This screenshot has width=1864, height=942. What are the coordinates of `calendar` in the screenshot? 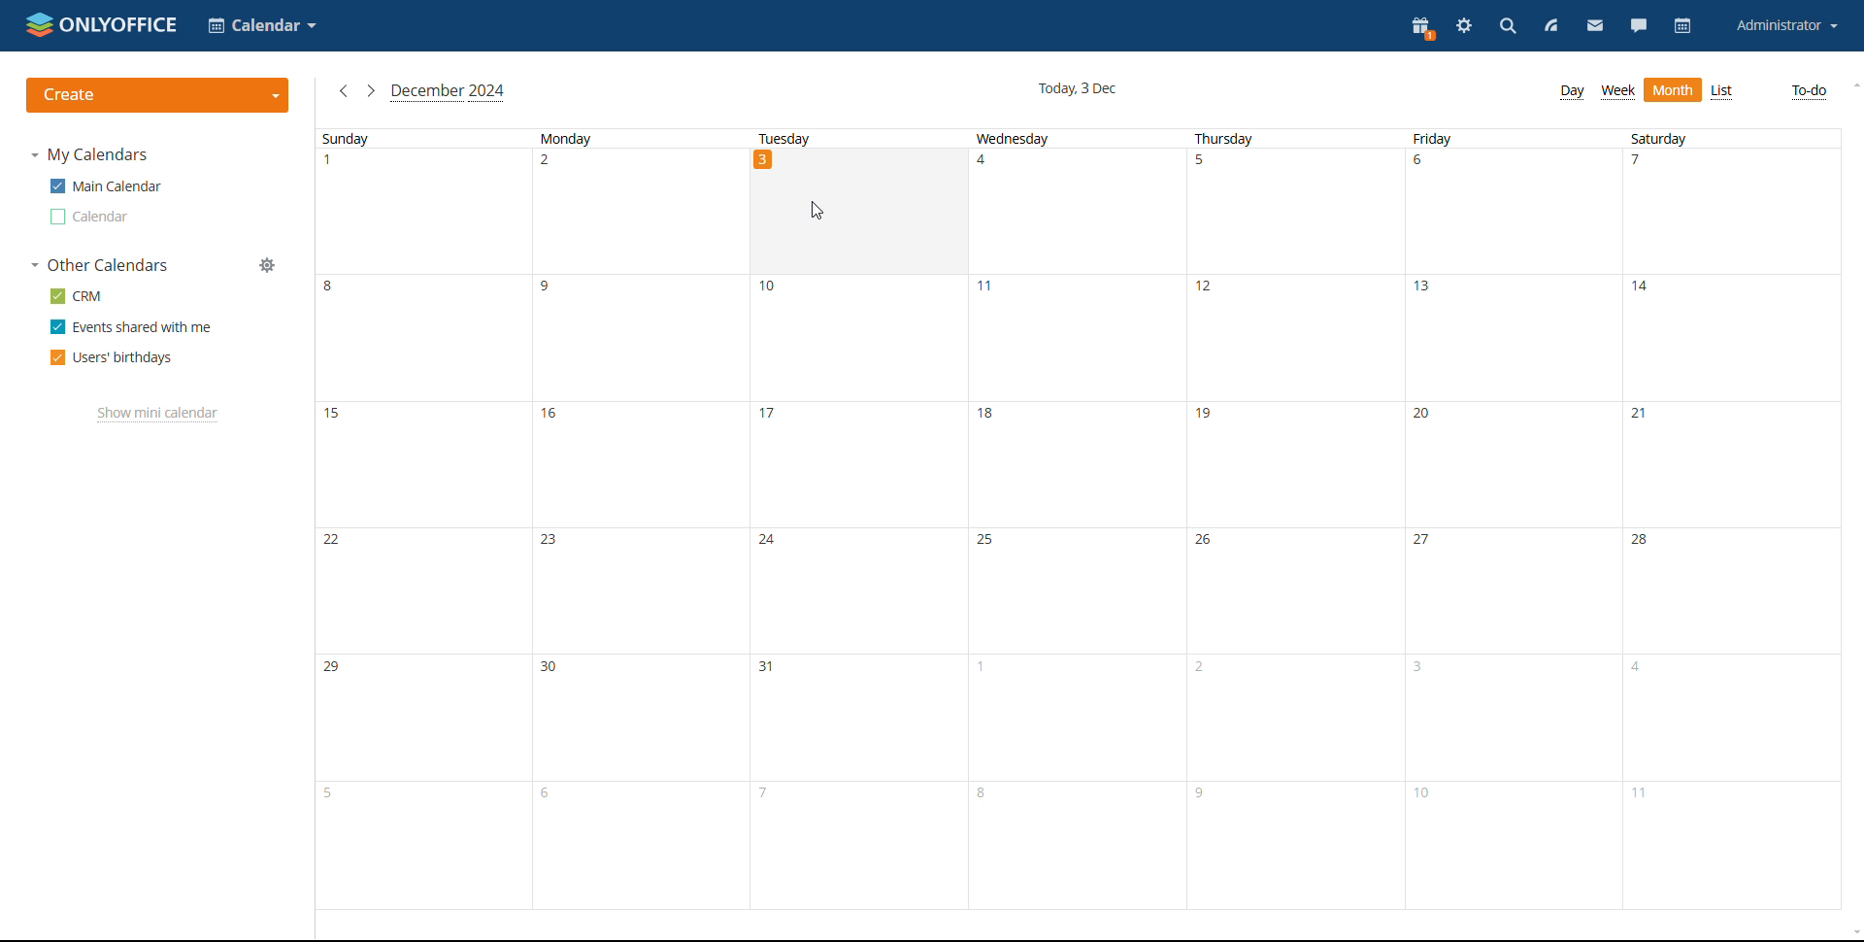 It's located at (1682, 27).